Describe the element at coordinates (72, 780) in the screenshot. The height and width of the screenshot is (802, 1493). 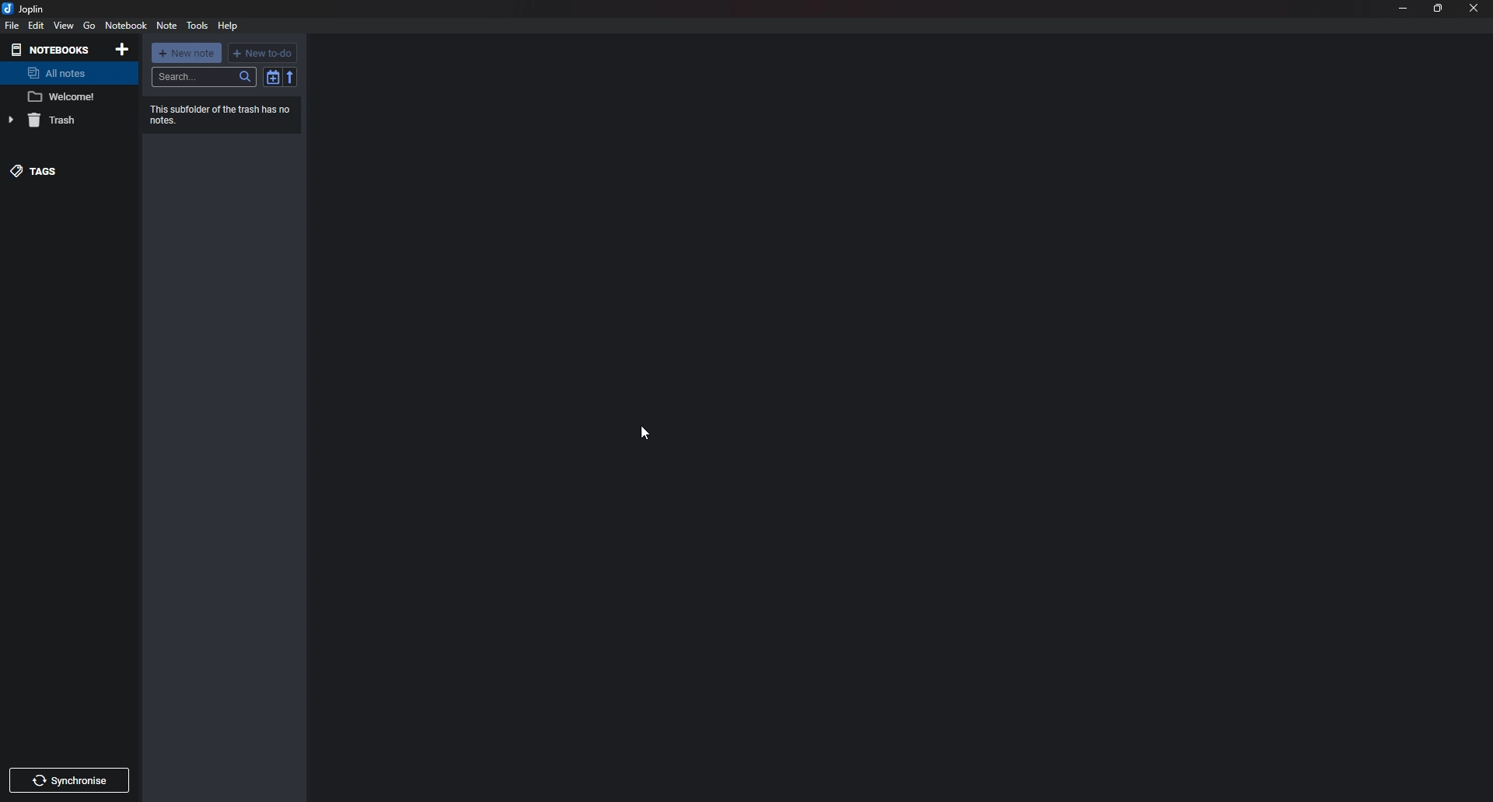
I see `synchronise` at that location.